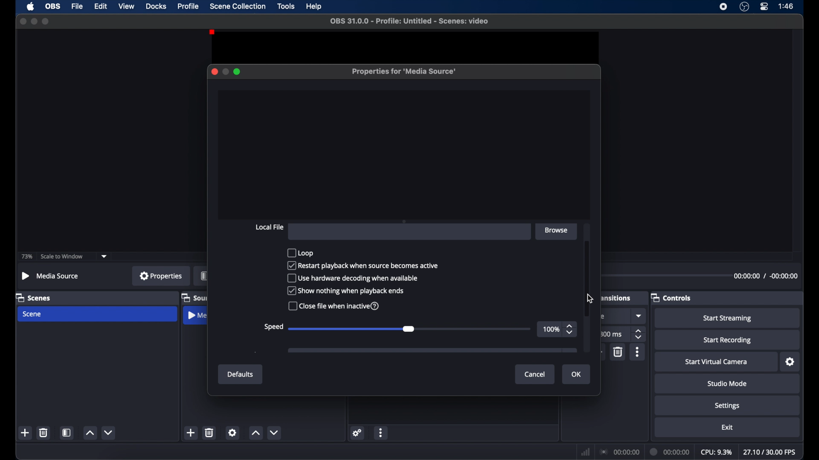 The height and width of the screenshot is (460, 819). What do you see at coordinates (32, 314) in the screenshot?
I see `scene` at bounding box center [32, 314].